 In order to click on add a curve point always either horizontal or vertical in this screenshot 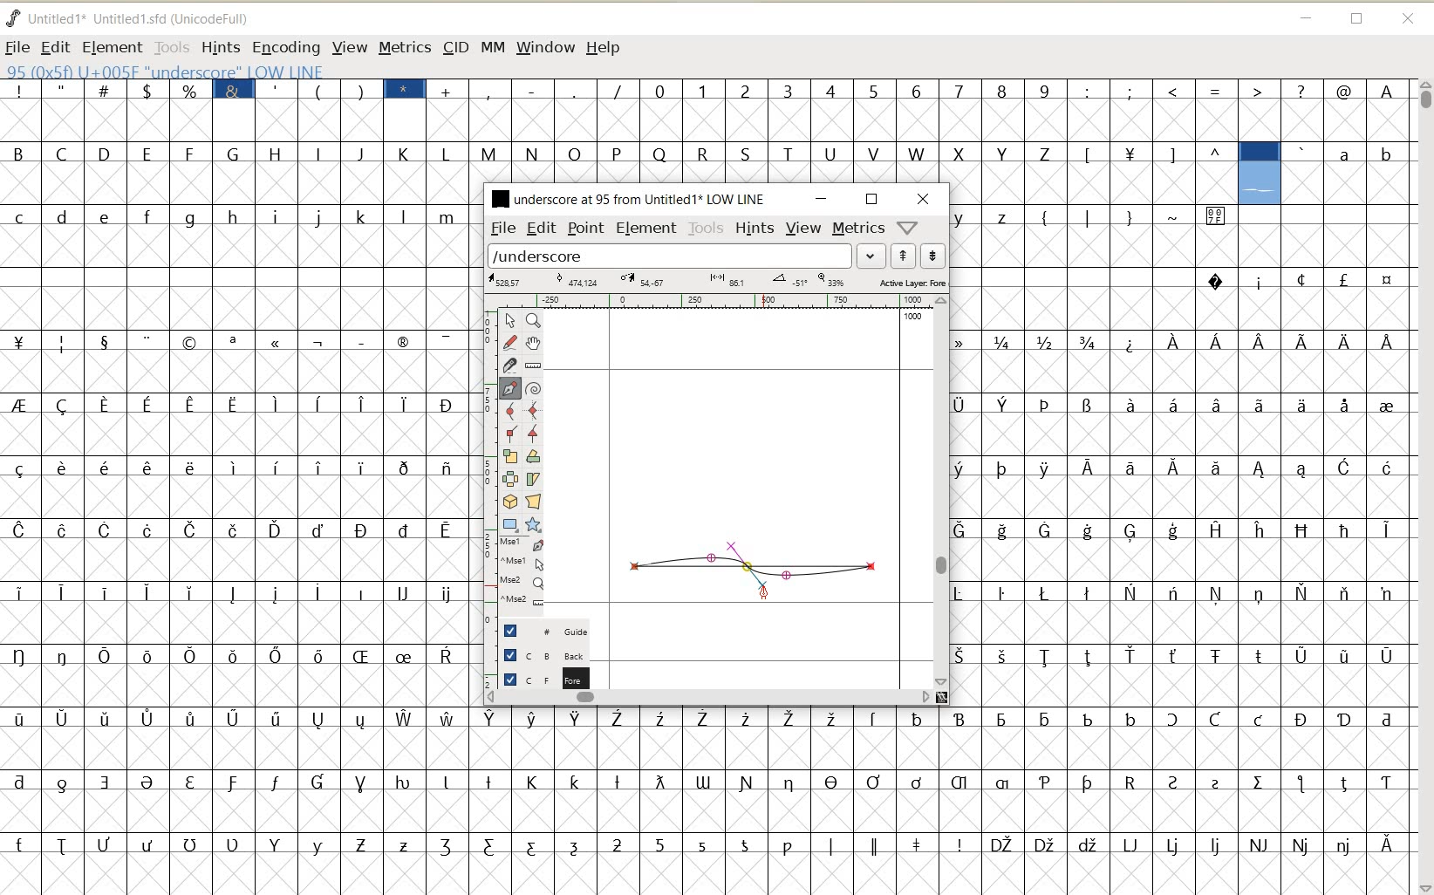, I will do `click(534, 409)`.